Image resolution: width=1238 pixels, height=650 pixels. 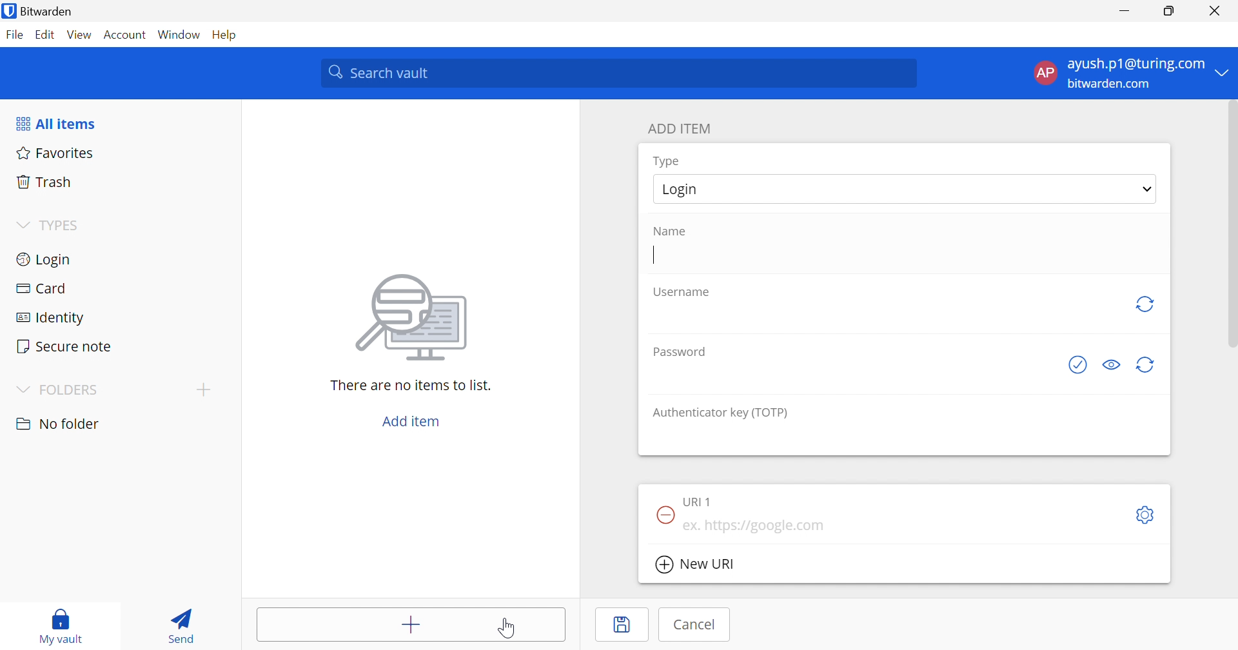 What do you see at coordinates (71, 390) in the screenshot?
I see `FOLDERS` at bounding box center [71, 390].